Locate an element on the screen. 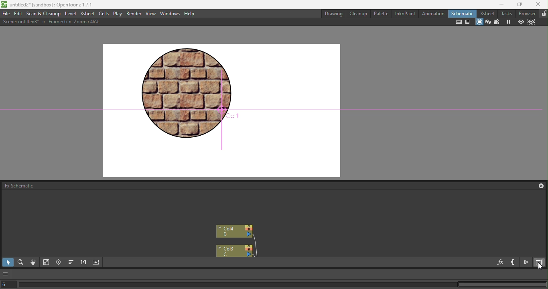 This screenshot has height=289, width=548. Xsheet is located at coordinates (87, 14).